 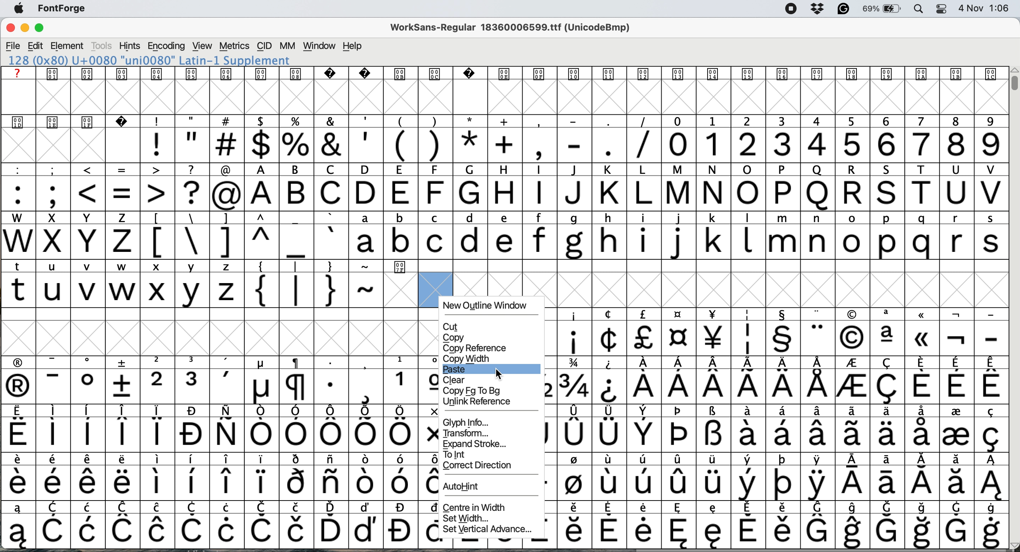 What do you see at coordinates (10, 29) in the screenshot?
I see `close` at bounding box center [10, 29].